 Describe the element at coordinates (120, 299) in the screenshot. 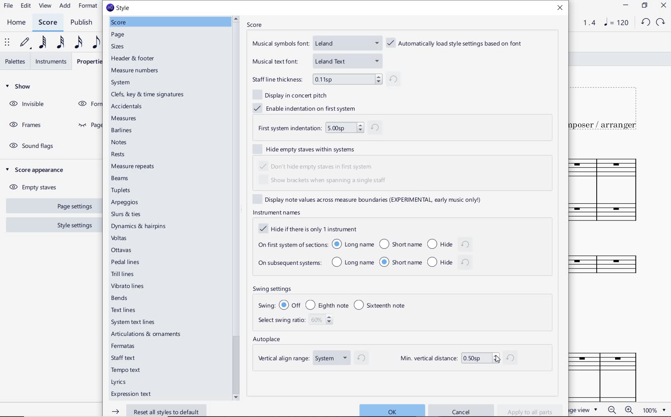

I see `bends` at that location.